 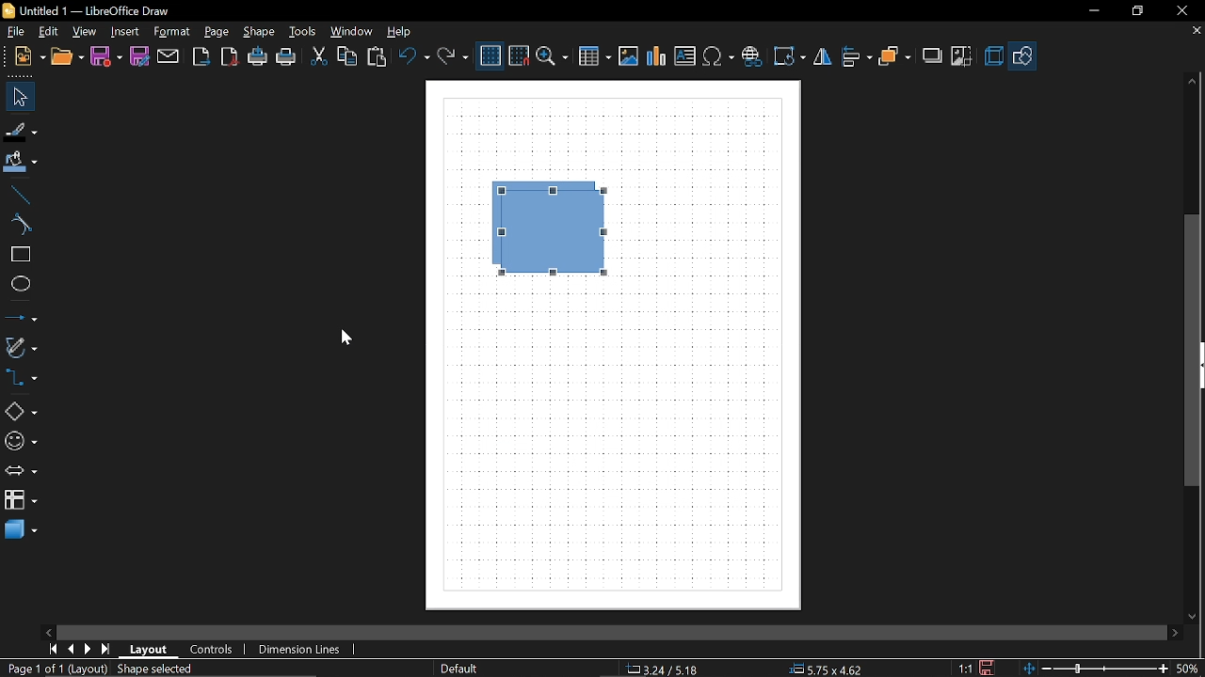 What do you see at coordinates (660, 669) in the screenshot?
I see `Co-ordinate` at bounding box center [660, 669].